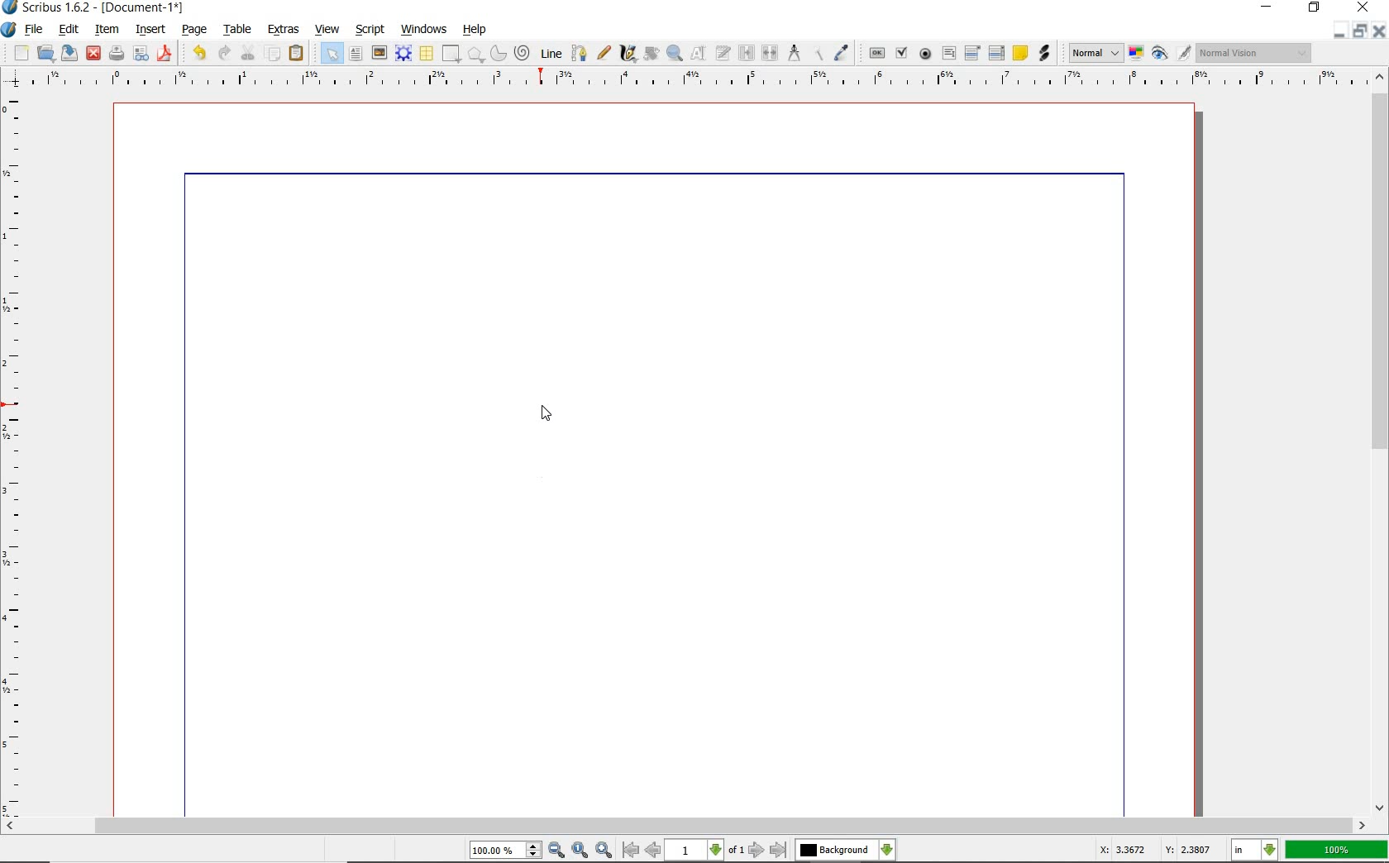  I want to click on select the current unit: in, so click(1254, 848).